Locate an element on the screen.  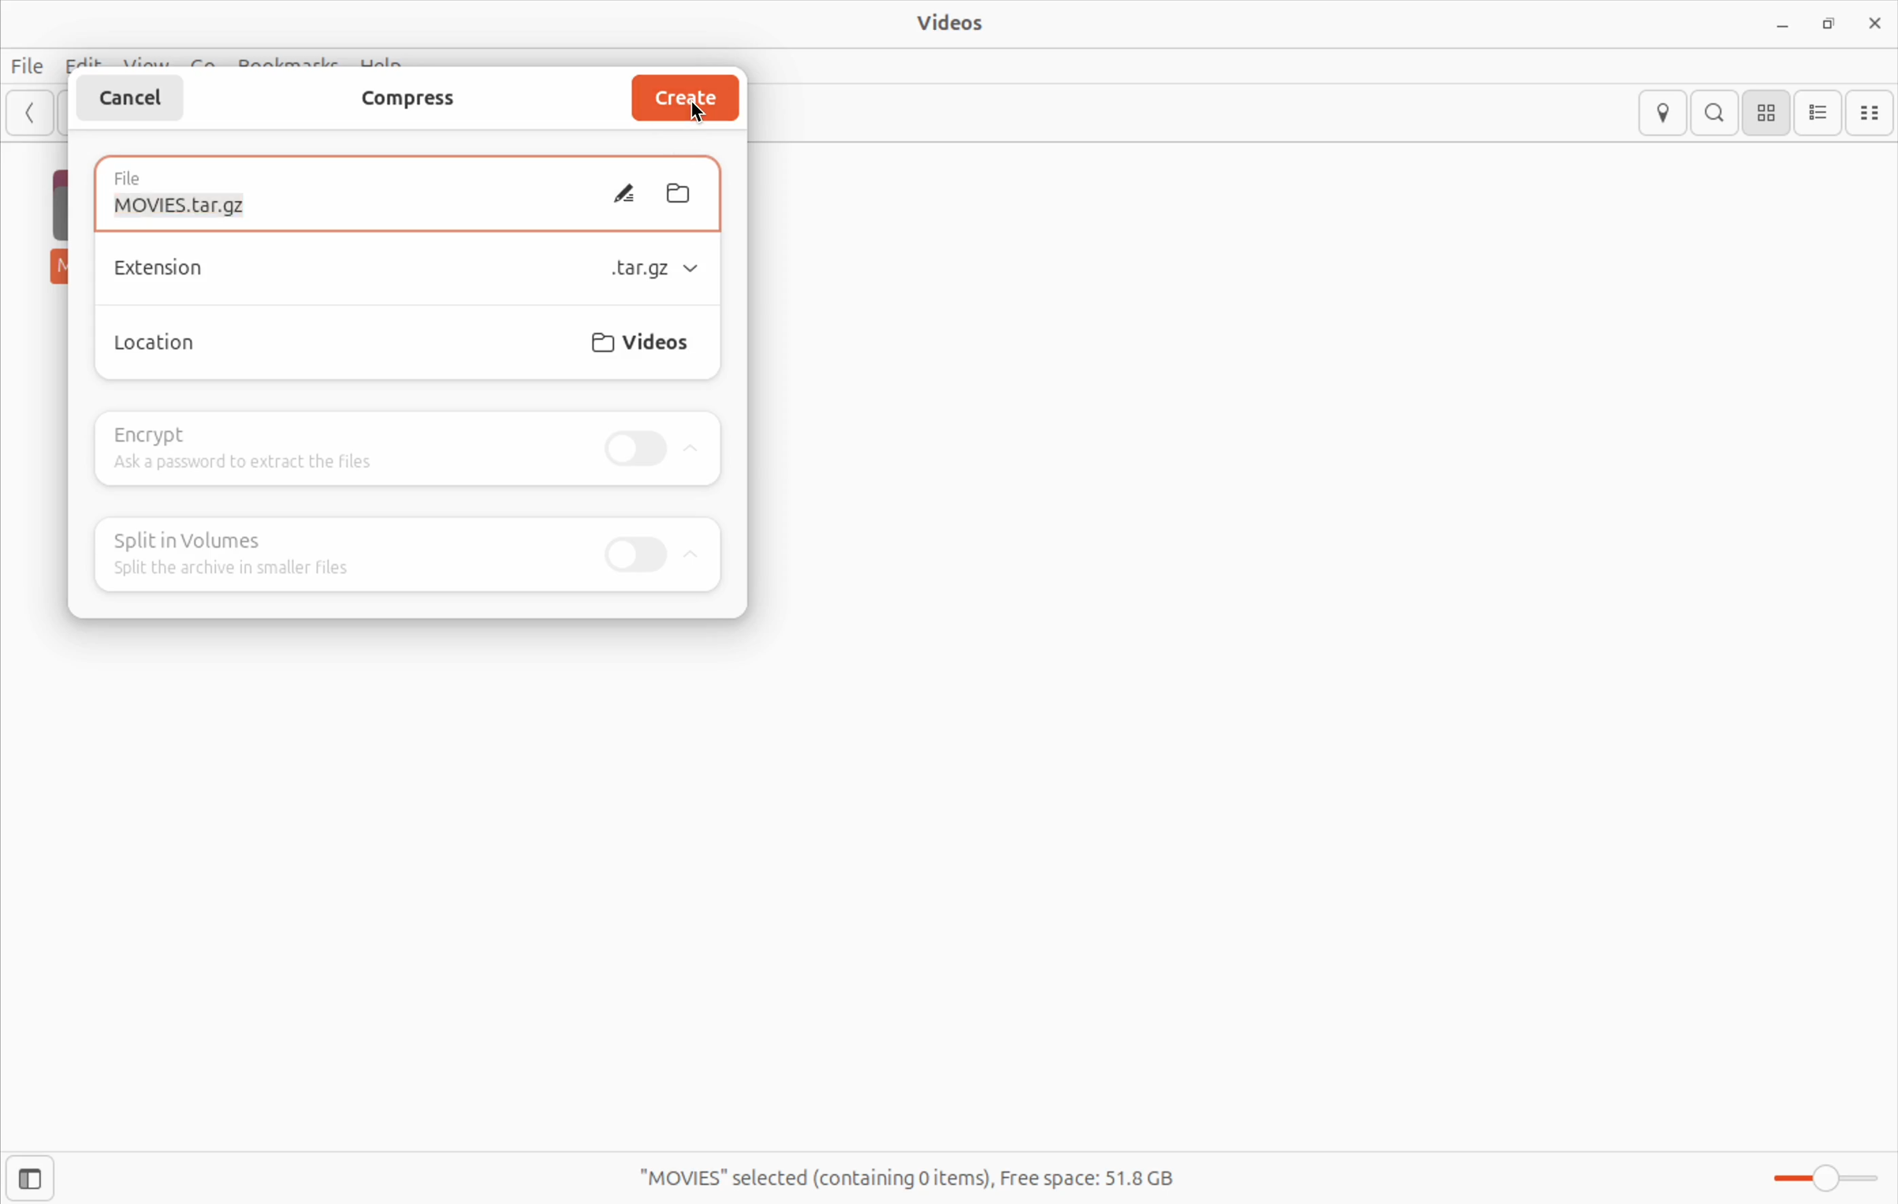
create is located at coordinates (688, 97).